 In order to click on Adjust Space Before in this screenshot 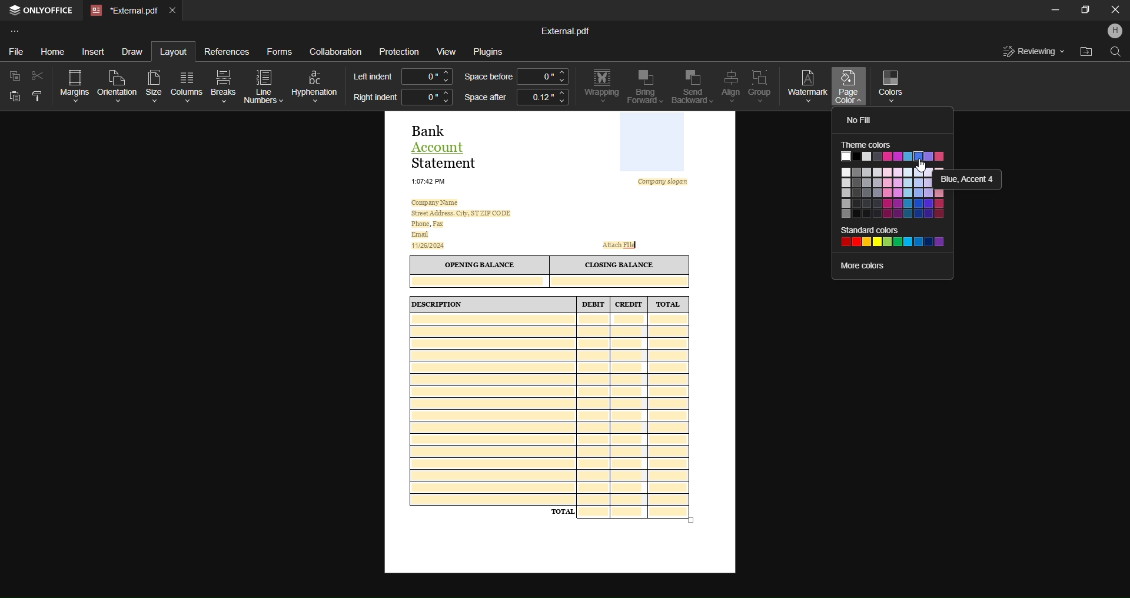, I will do `click(541, 76)`.